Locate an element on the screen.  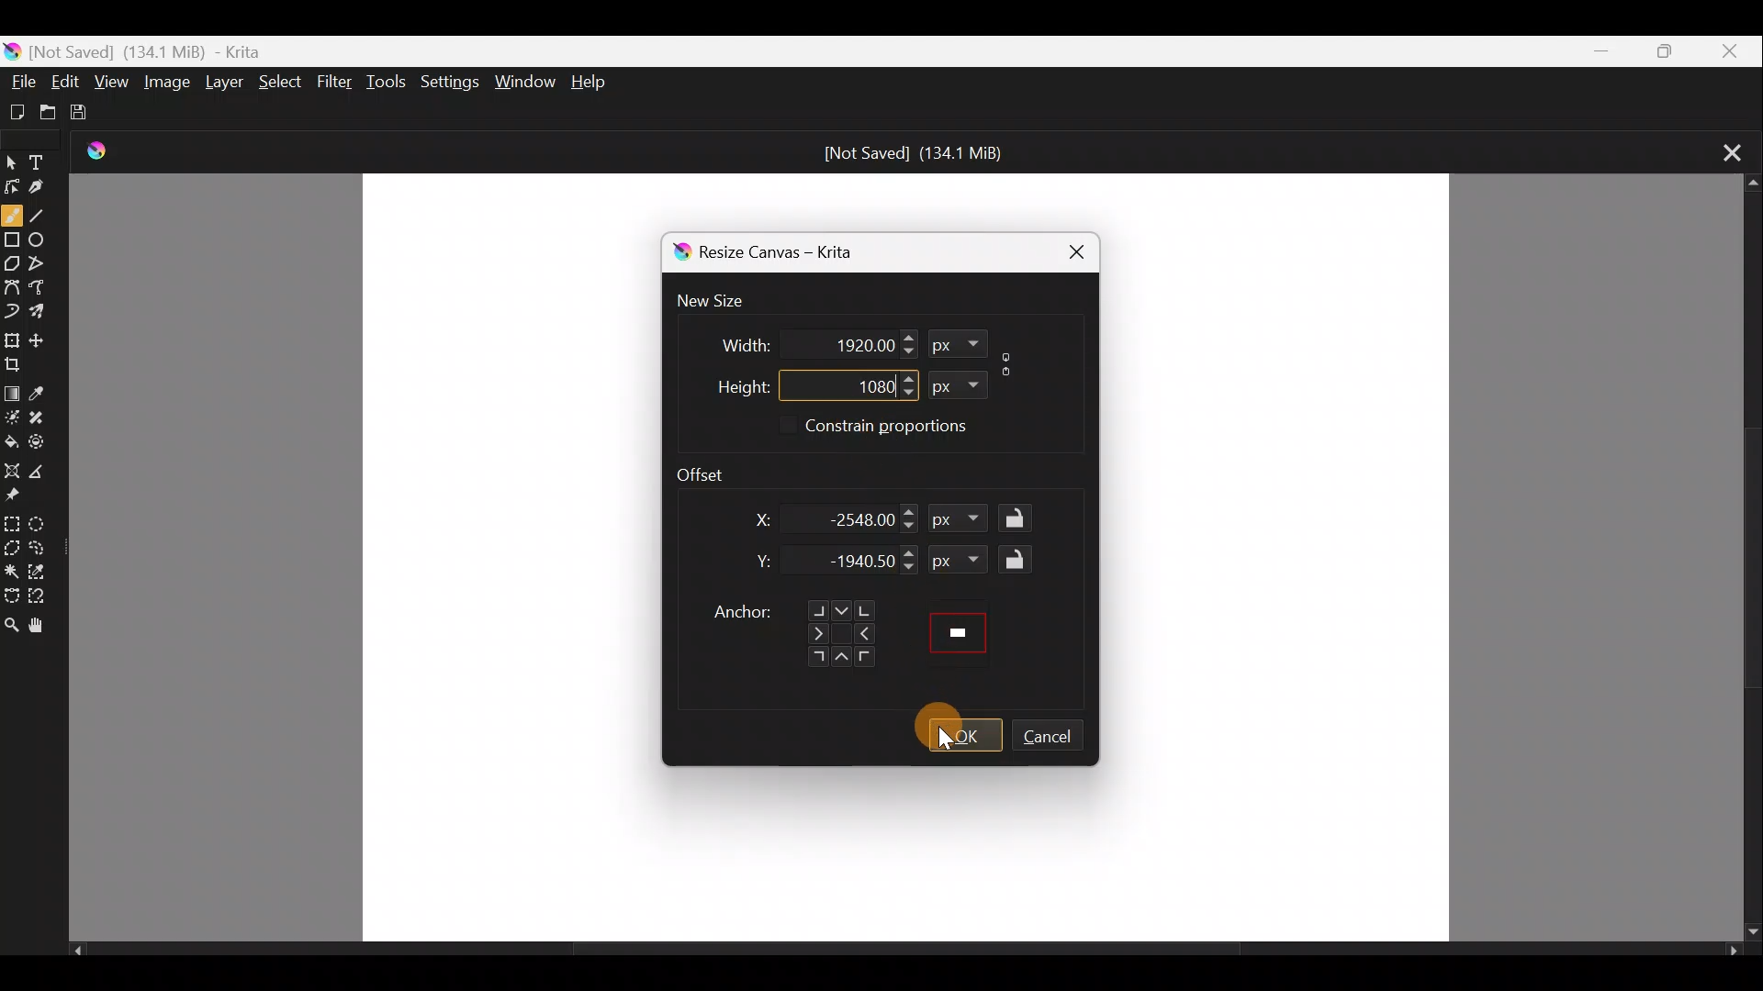
Crop the image to an area is located at coordinates (21, 364).